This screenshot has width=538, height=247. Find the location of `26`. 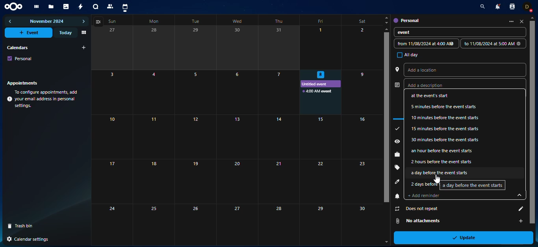

26 is located at coordinates (195, 225).